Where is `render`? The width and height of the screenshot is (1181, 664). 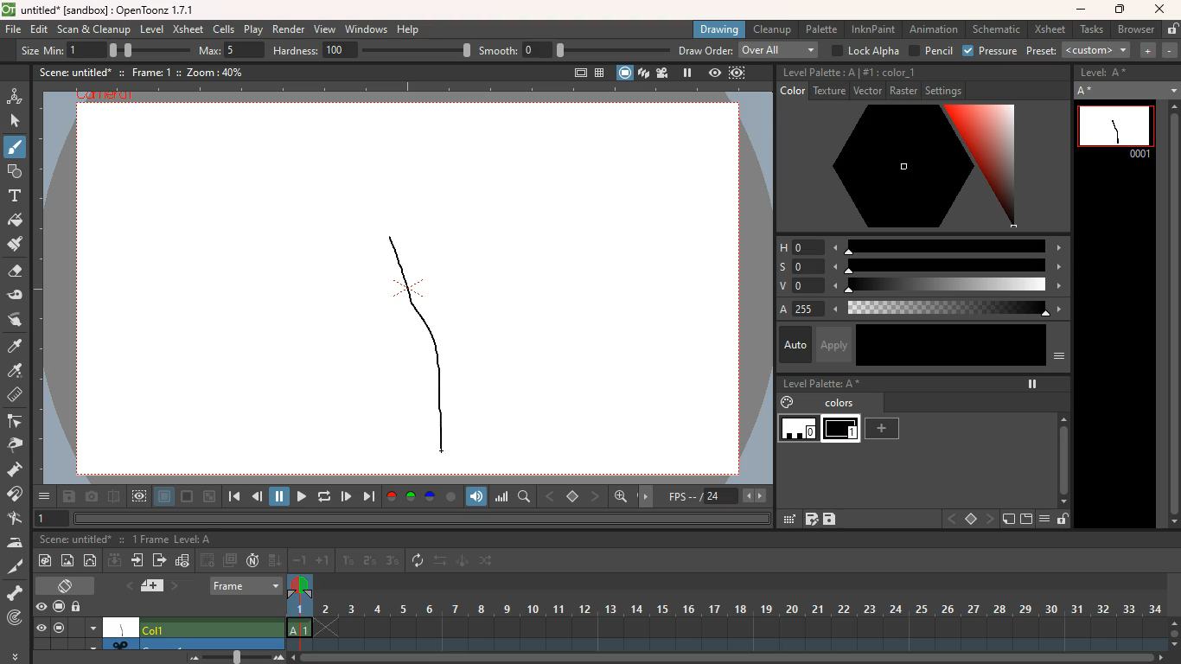
render is located at coordinates (287, 30).